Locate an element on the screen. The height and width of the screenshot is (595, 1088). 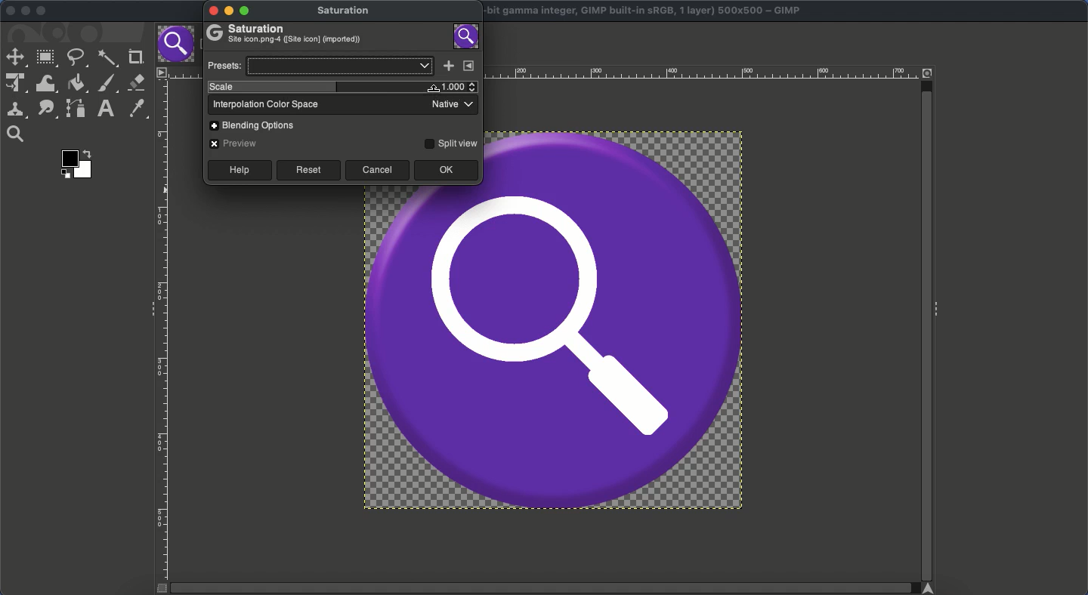
1.0 is located at coordinates (457, 86).